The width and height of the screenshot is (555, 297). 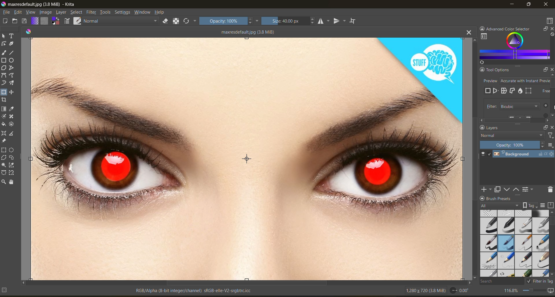 What do you see at coordinates (20, 12) in the screenshot?
I see `edit` at bounding box center [20, 12].